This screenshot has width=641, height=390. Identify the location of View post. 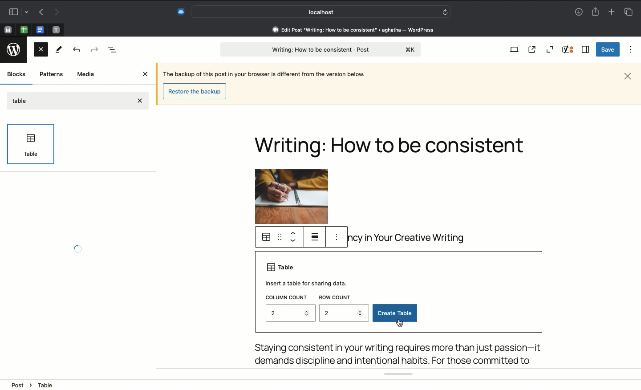
(532, 49).